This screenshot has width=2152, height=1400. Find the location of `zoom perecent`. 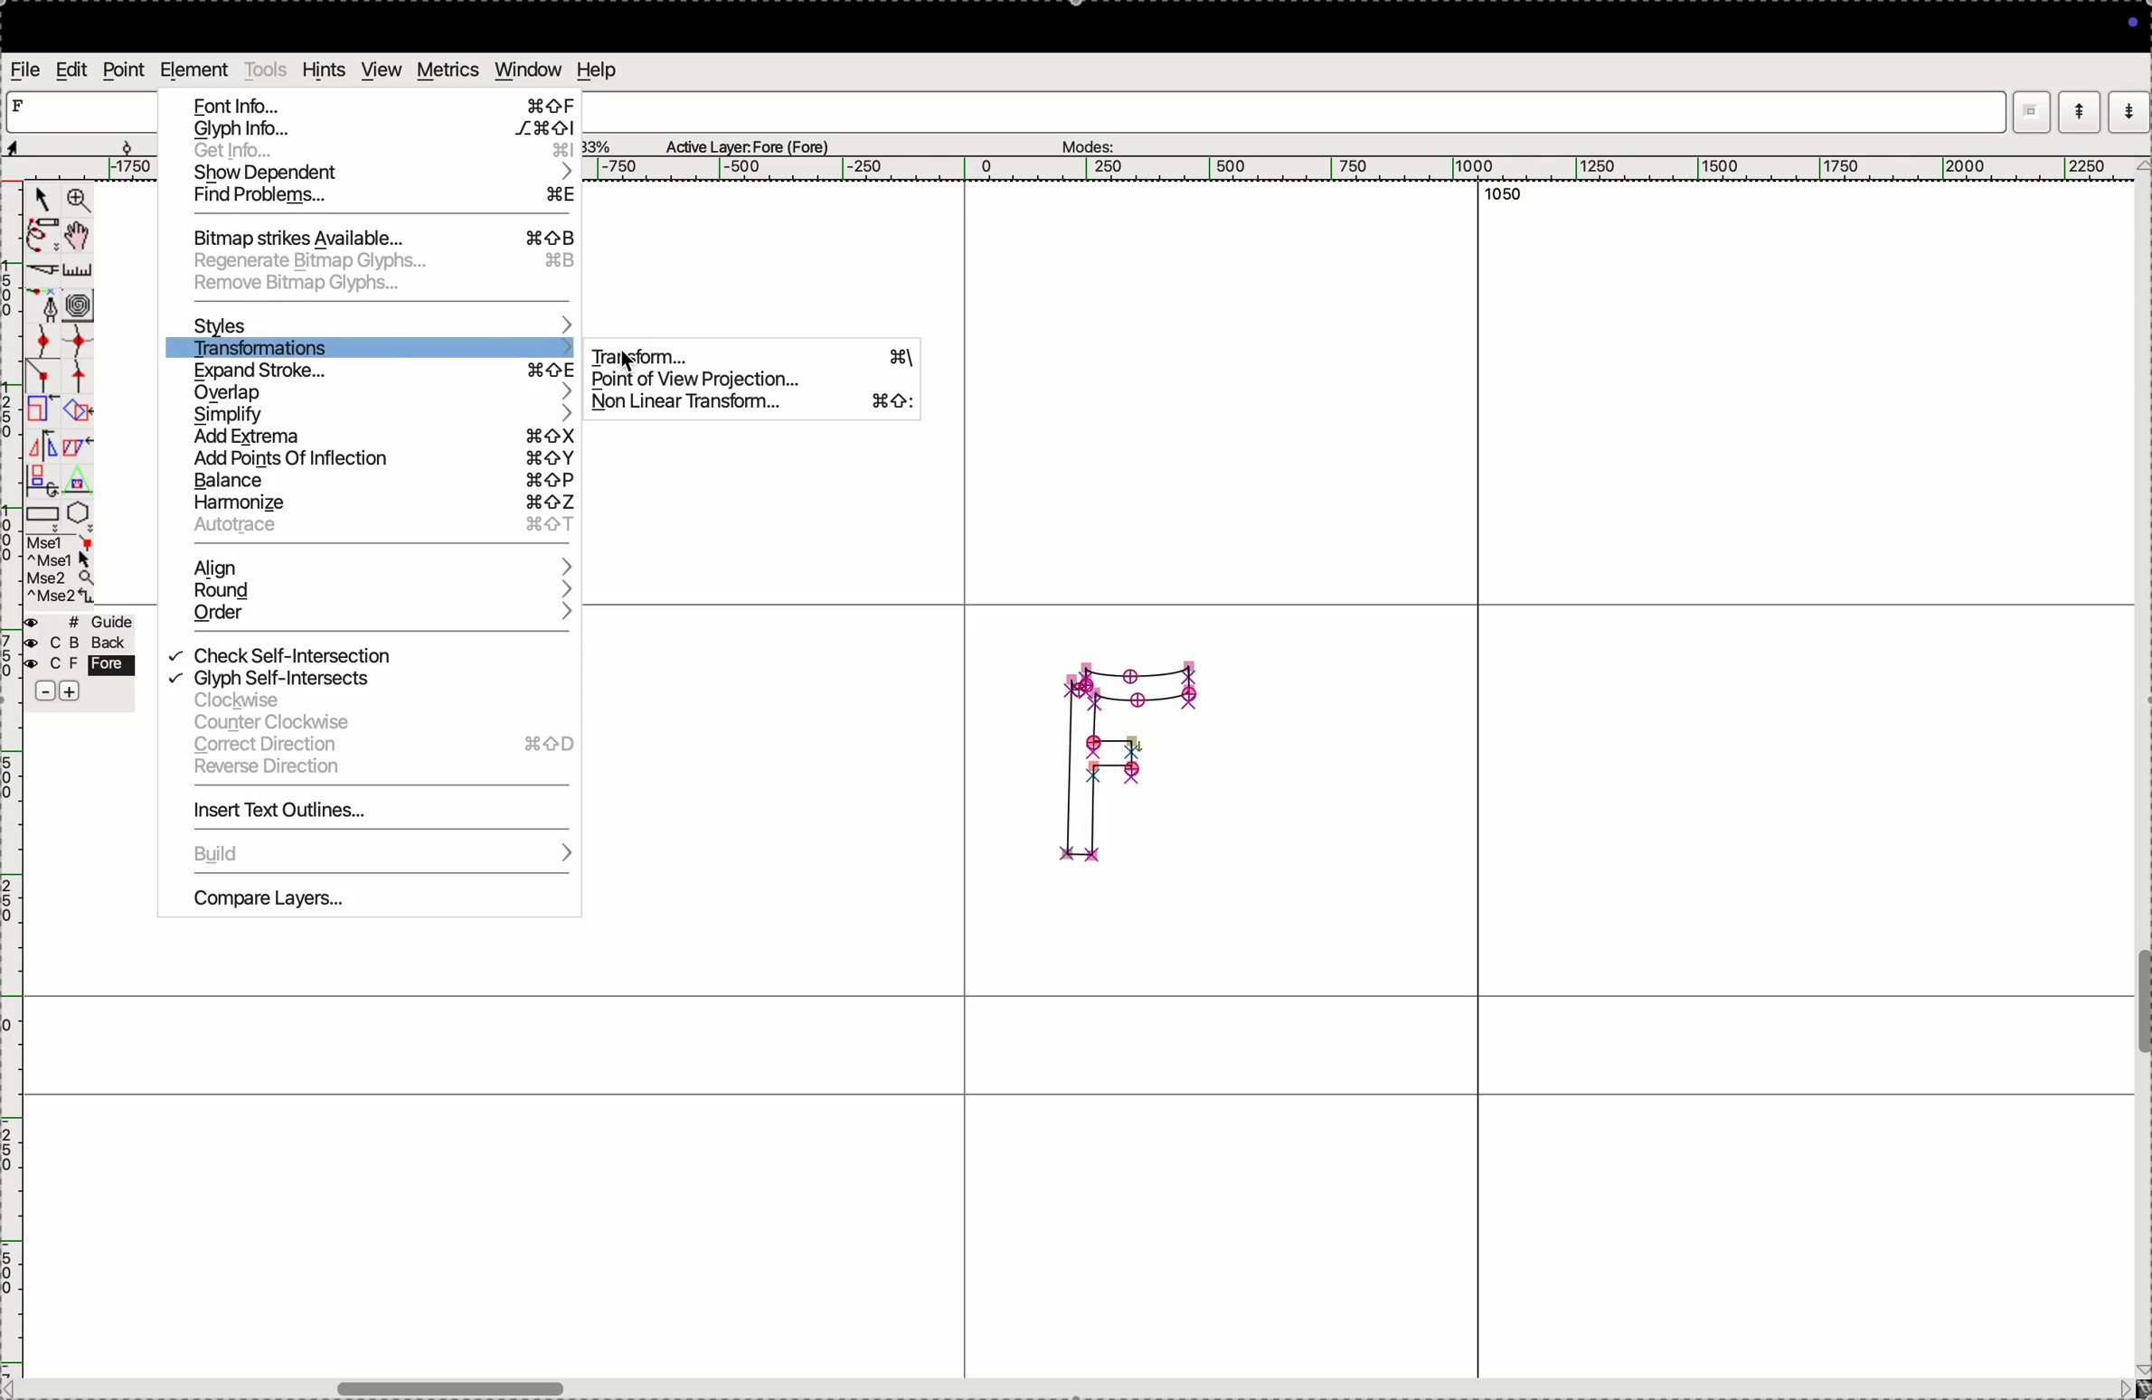

zoom perecent is located at coordinates (596, 144).